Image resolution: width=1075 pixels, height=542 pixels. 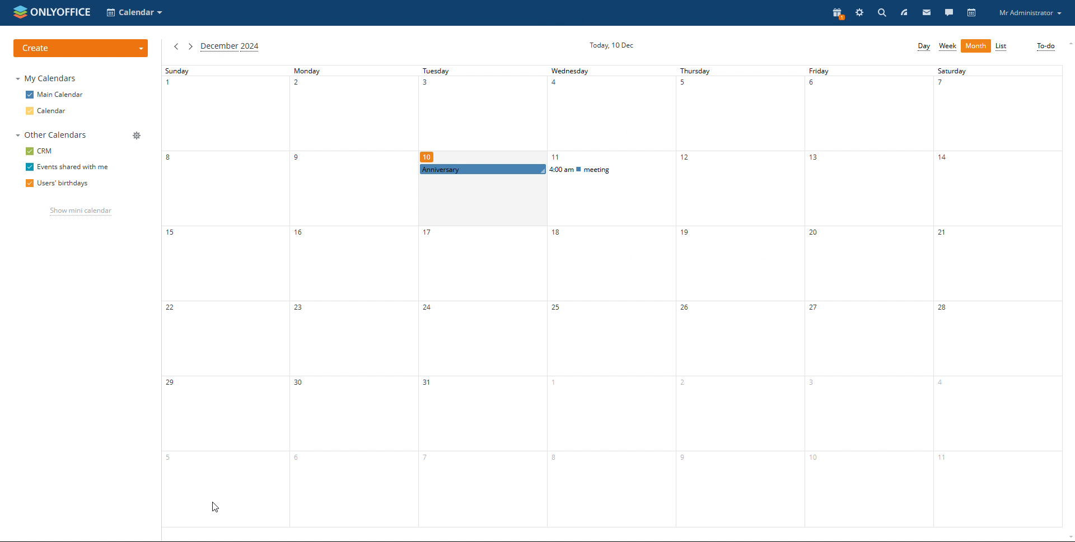 What do you see at coordinates (223, 302) in the screenshot?
I see `sunday` at bounding box center [223, 302].